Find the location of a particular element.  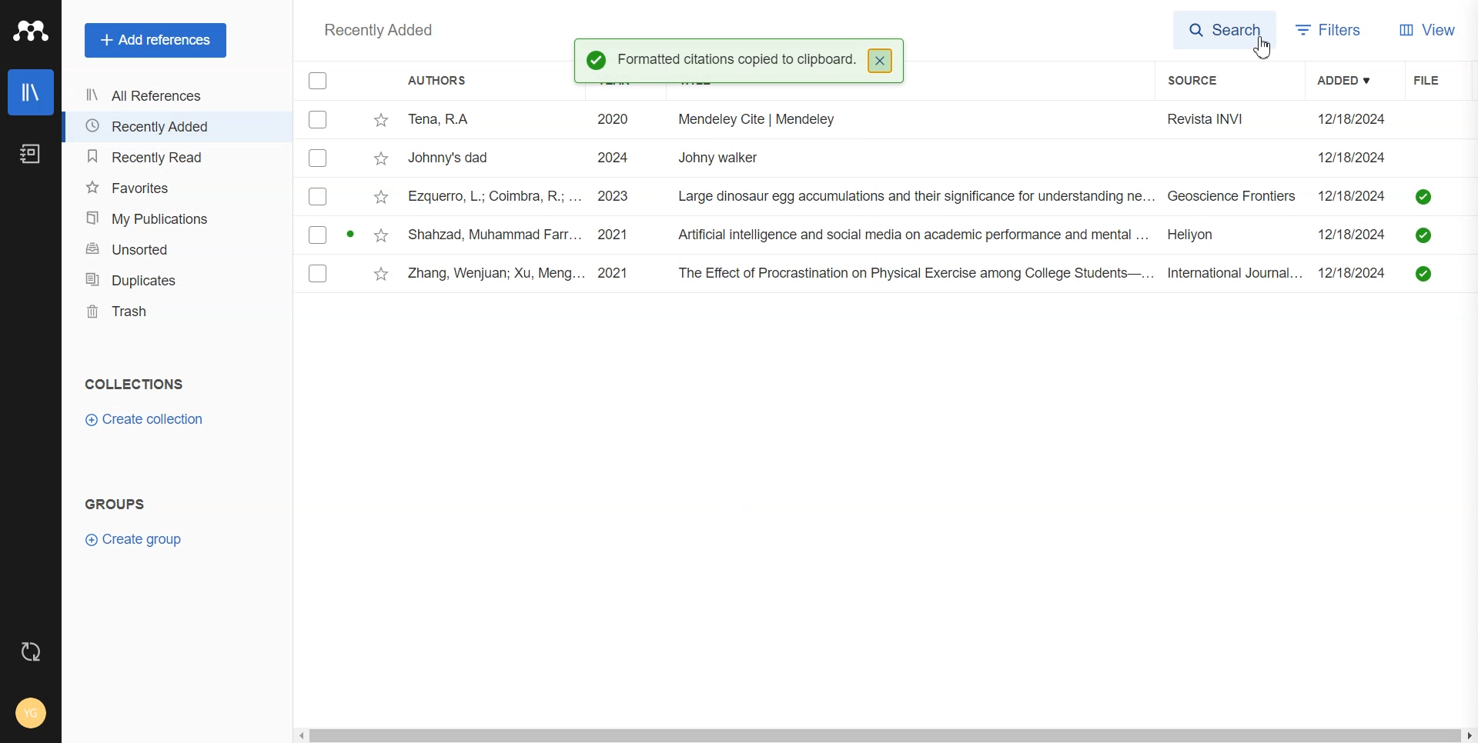

12/18/2024 is located at coordinates (1356, 232).